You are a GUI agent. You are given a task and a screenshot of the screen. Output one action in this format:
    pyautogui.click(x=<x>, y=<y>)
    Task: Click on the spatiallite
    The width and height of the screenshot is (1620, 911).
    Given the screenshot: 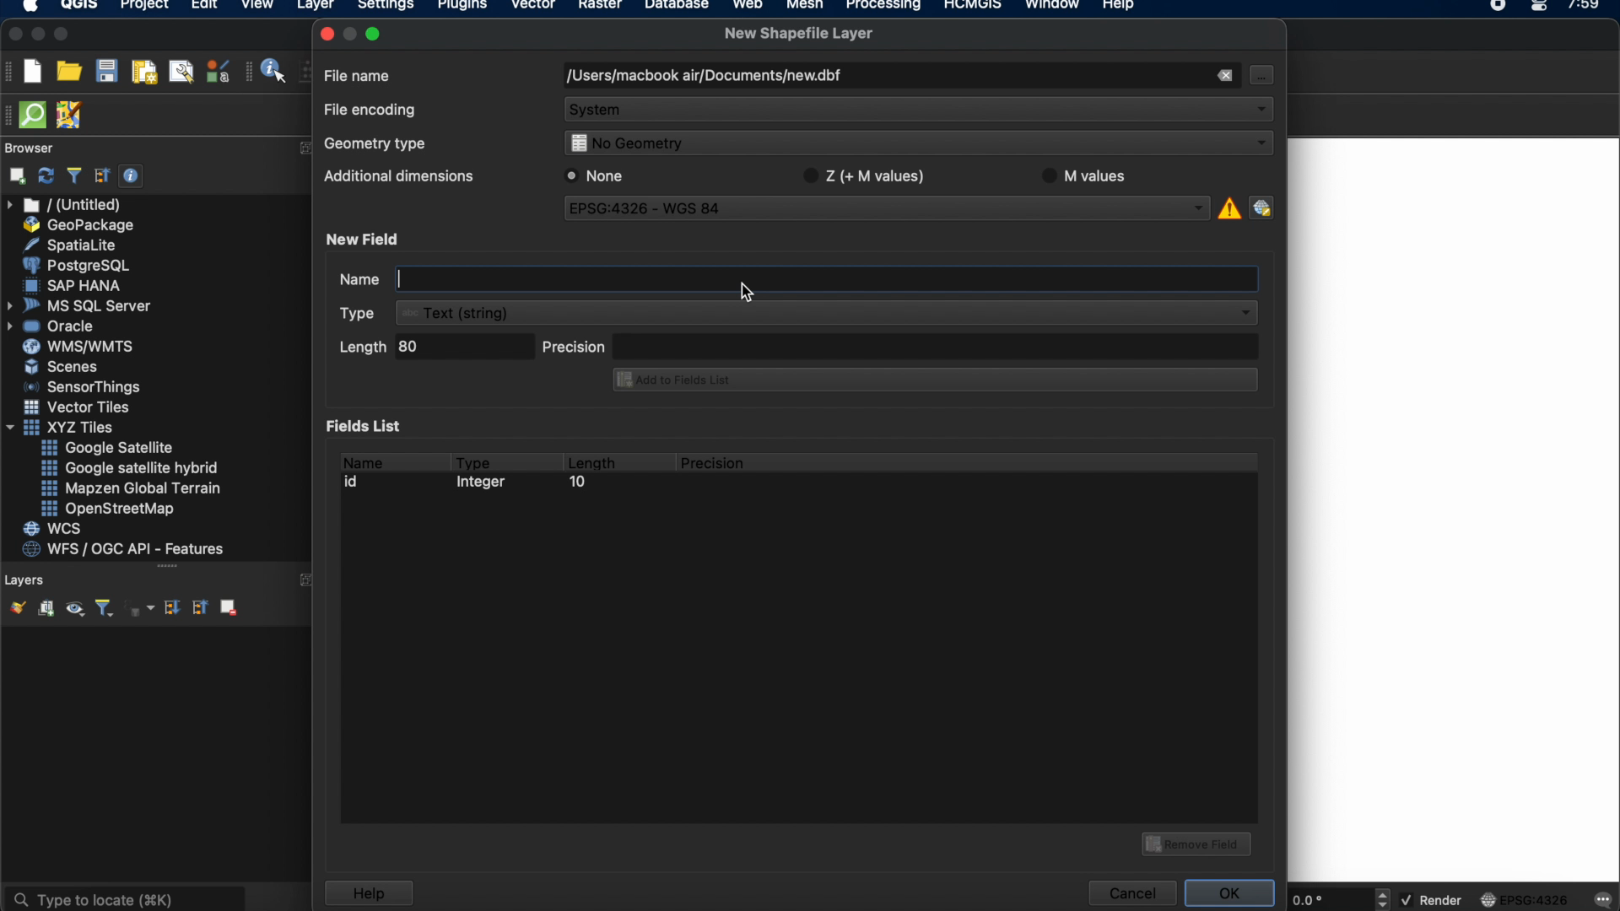 What is the action you would take?
    pyautogui.click(x=73, y=245)
    